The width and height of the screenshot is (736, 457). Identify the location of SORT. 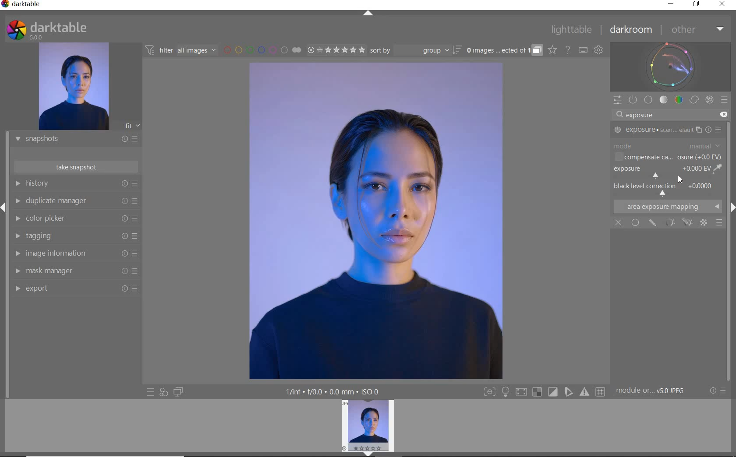
(415, 50).